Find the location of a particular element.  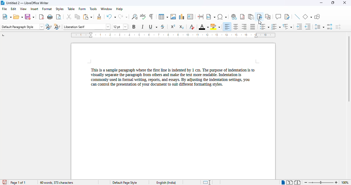

cursor is located at coordinates (260, 22).